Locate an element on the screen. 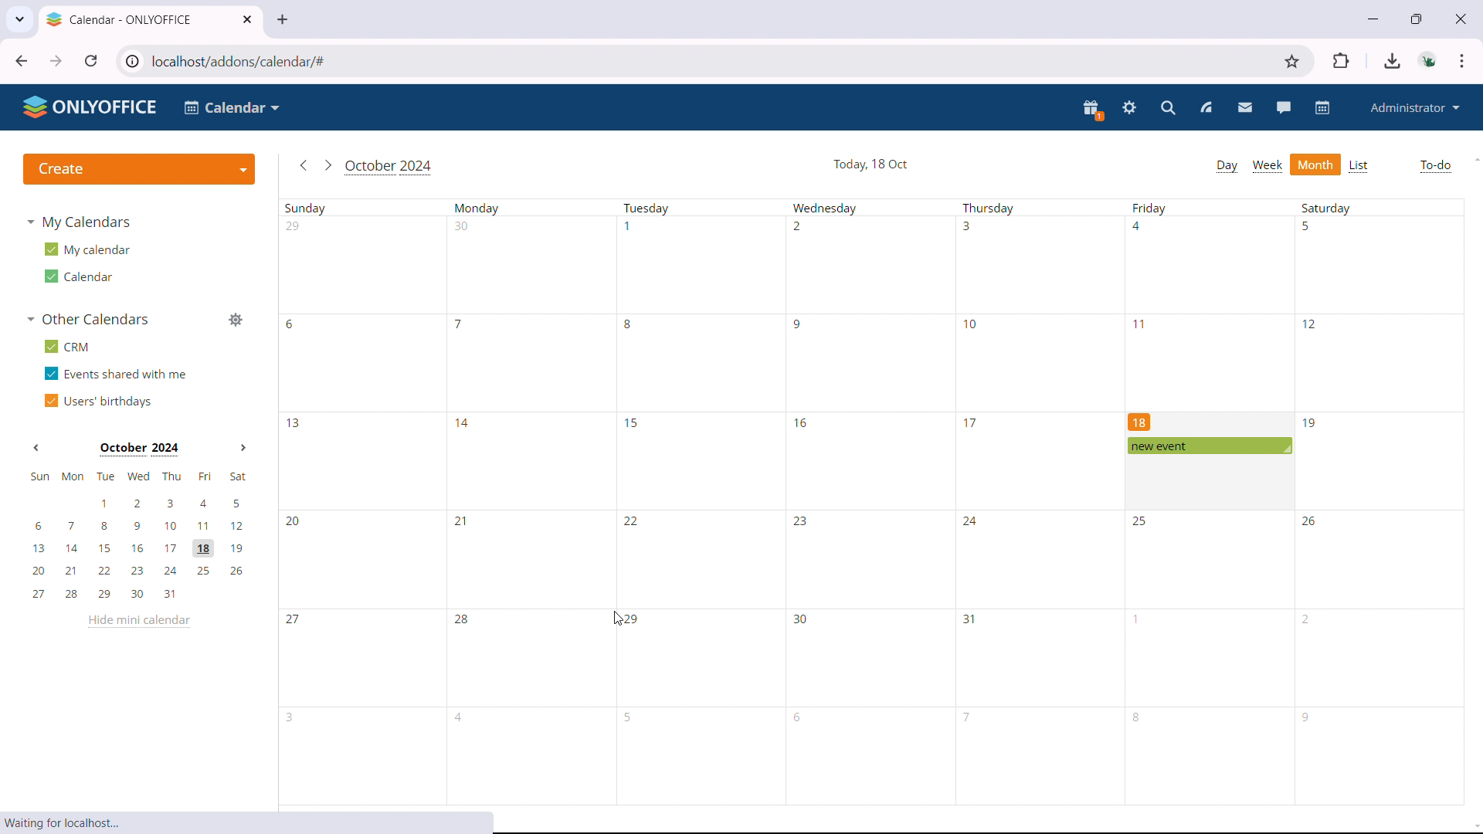 The width and height of the screenshot is (1483, 834). administrator is located at coordinates (1413, 107).